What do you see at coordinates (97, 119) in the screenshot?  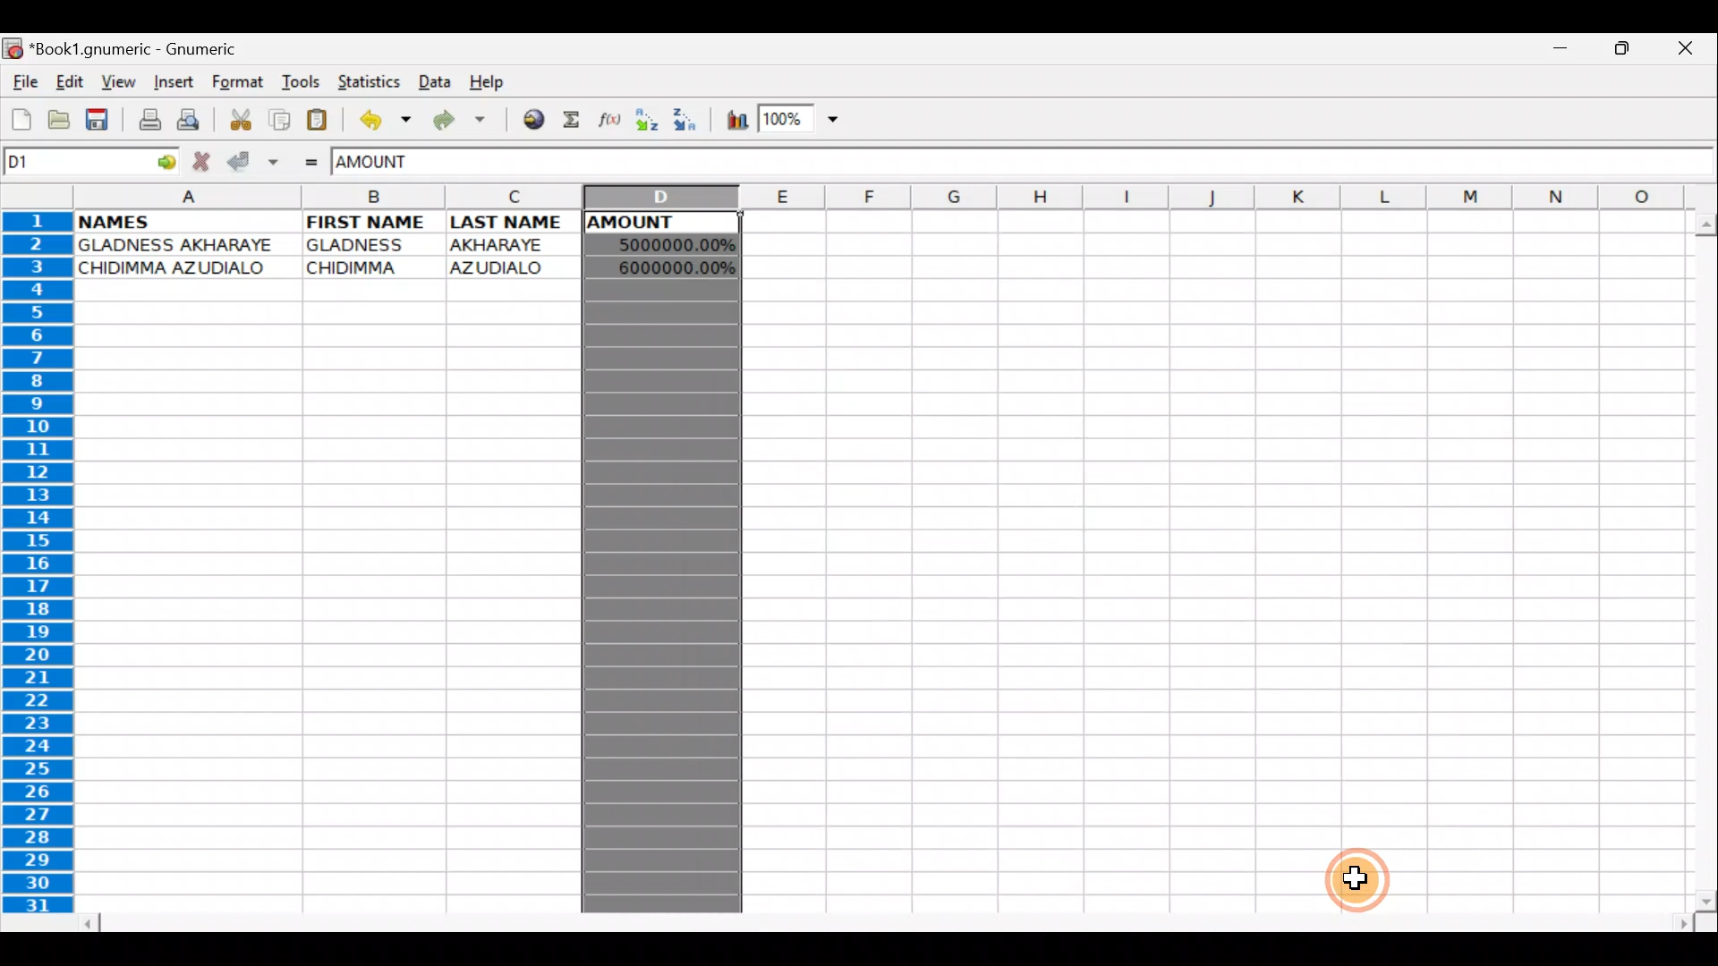 I see `Save current workbook` at bounding box center [97, 119].